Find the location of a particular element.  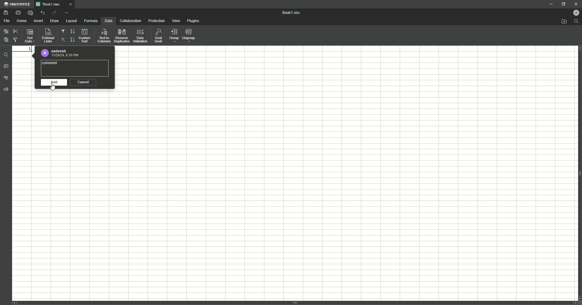

Profile details is located at coordinates (61, 53).